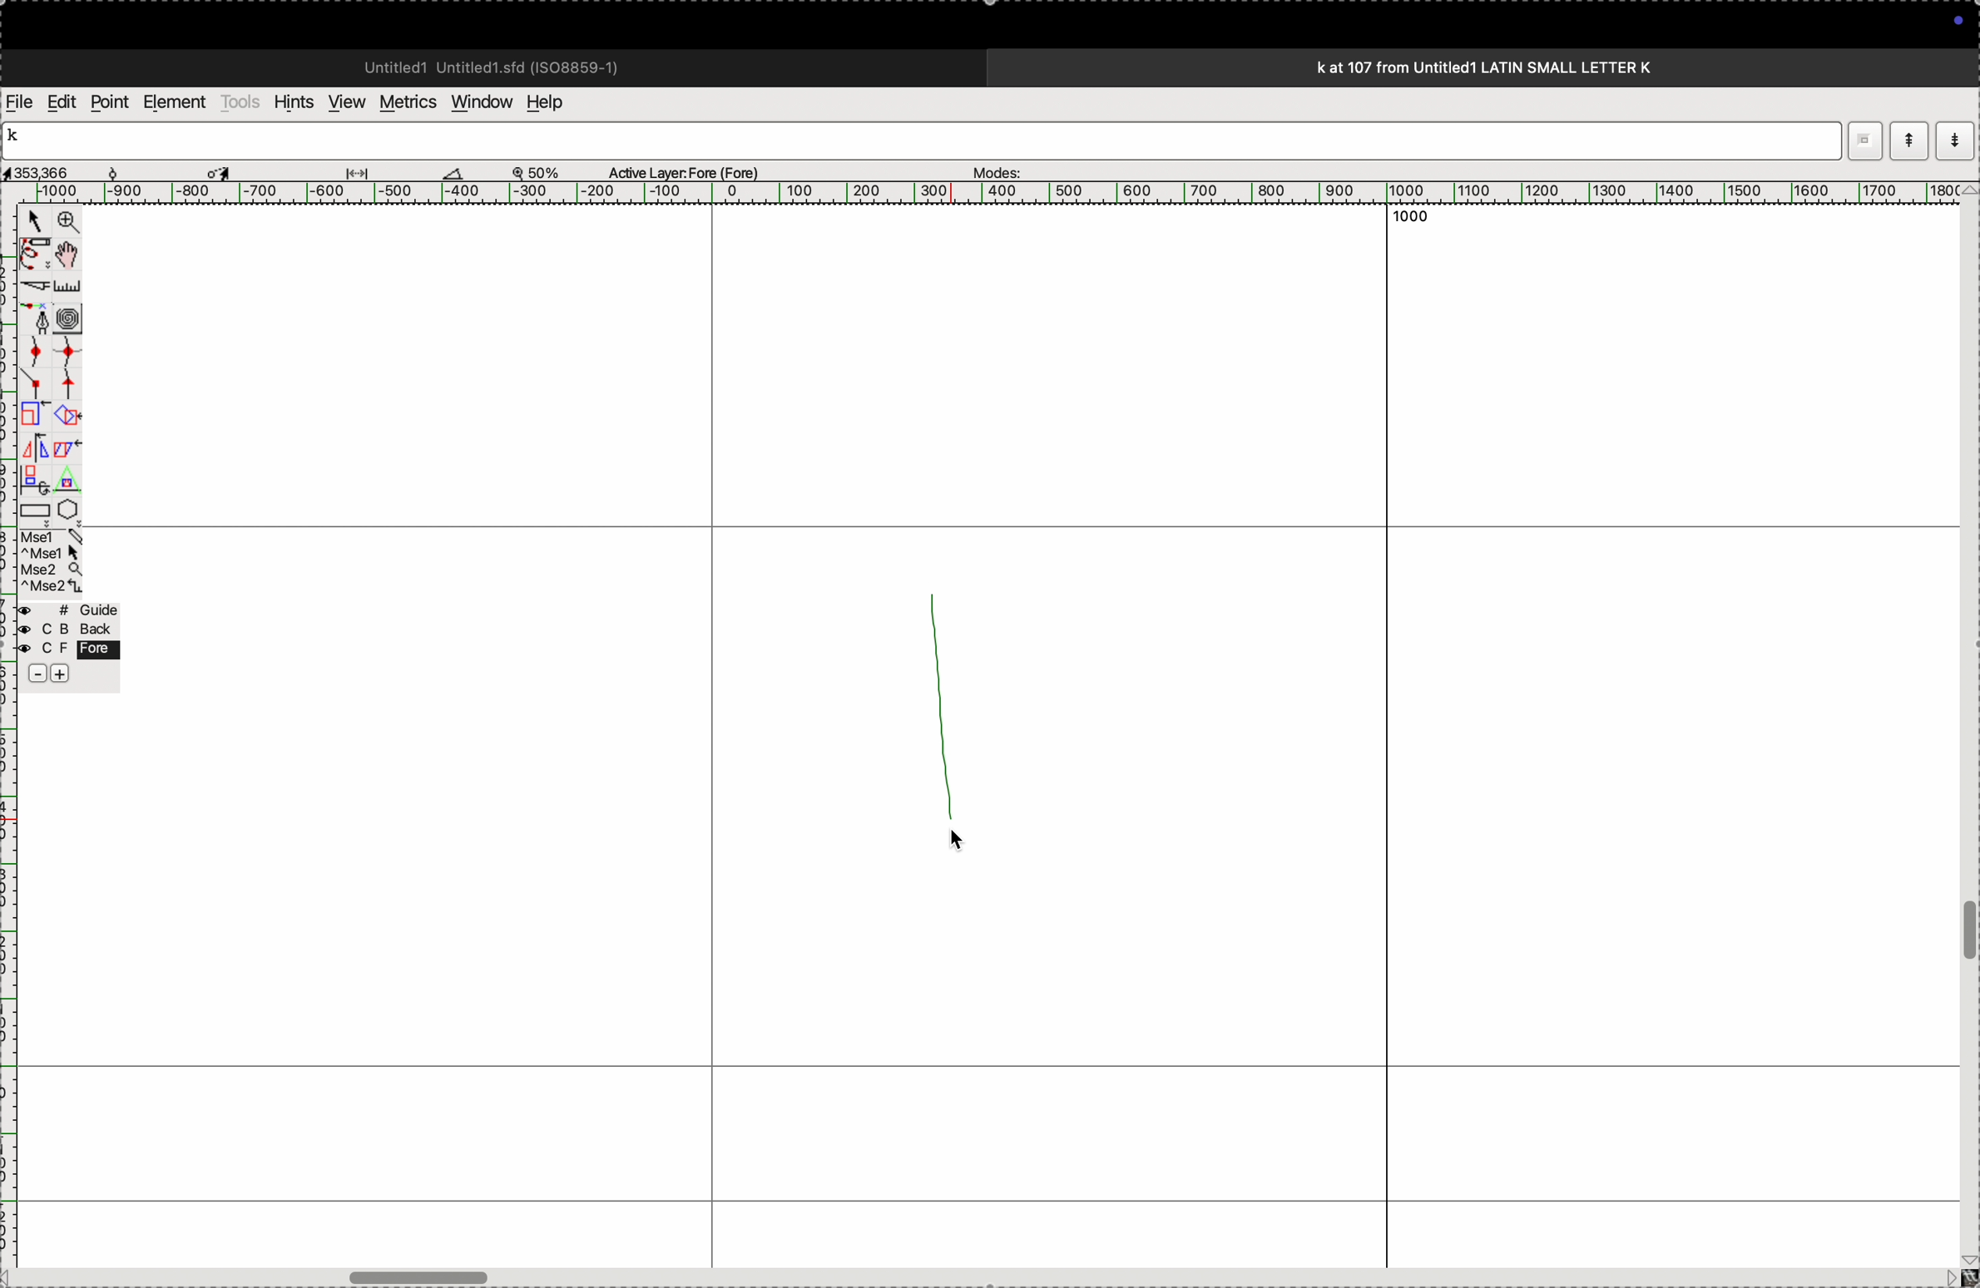 The height and width of the screenshot is (1288, 1980). Describe the element at coordinates (1529, 67) in the screenshot. I see `title` at that location.